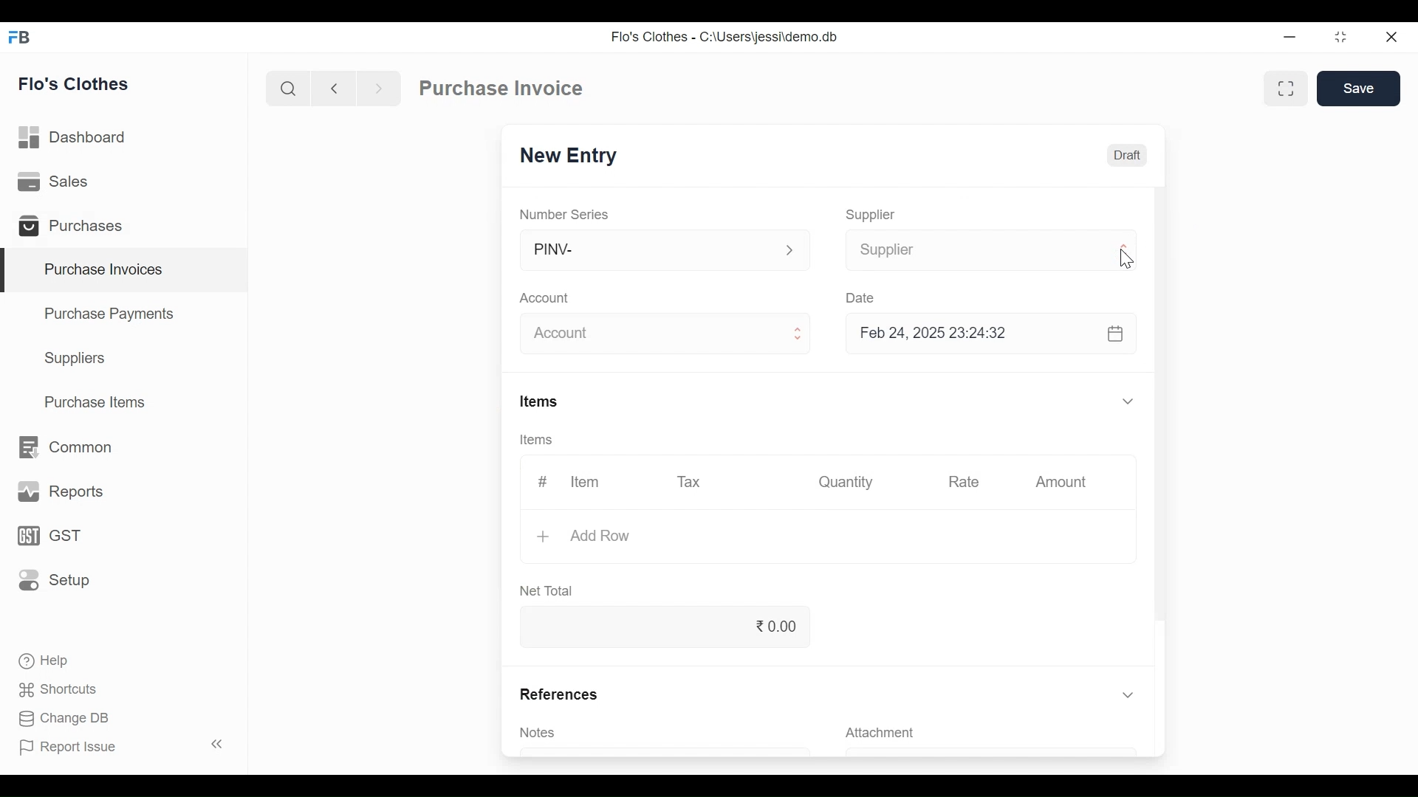 This screenshot has width=1418, height=797. I want to click on GST, so click(49, 536).